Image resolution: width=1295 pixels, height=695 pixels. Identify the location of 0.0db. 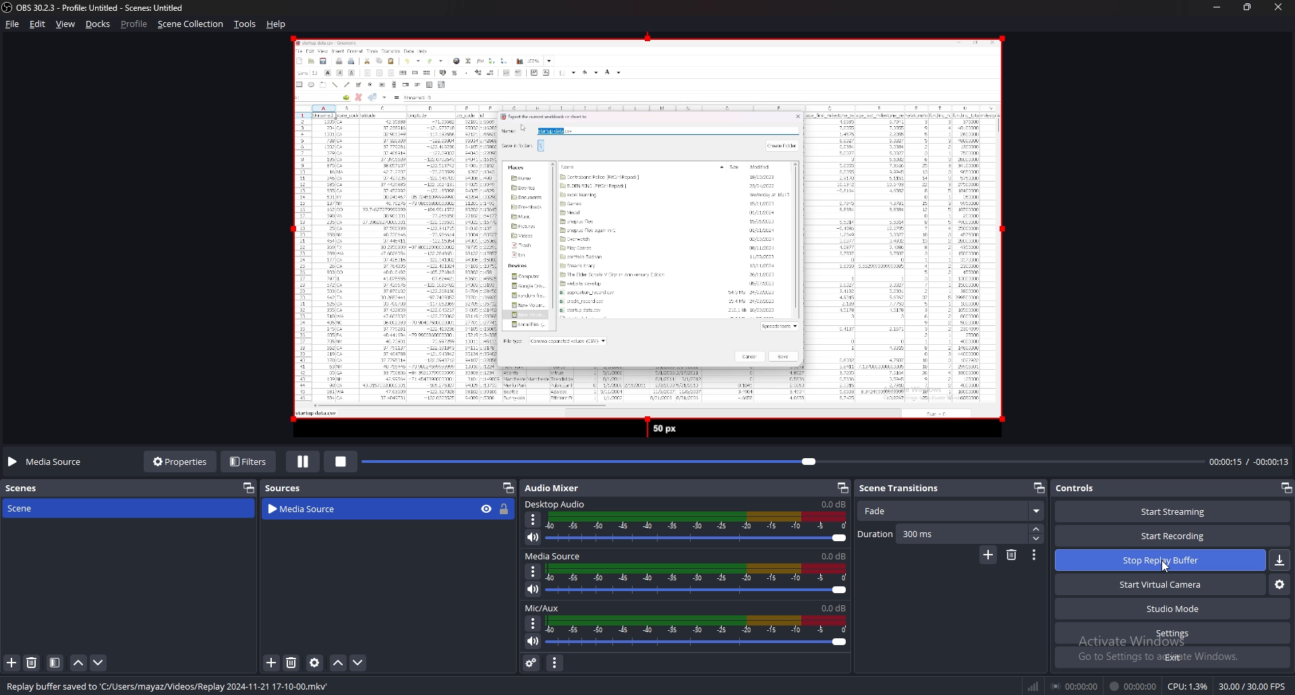
(835, 555).